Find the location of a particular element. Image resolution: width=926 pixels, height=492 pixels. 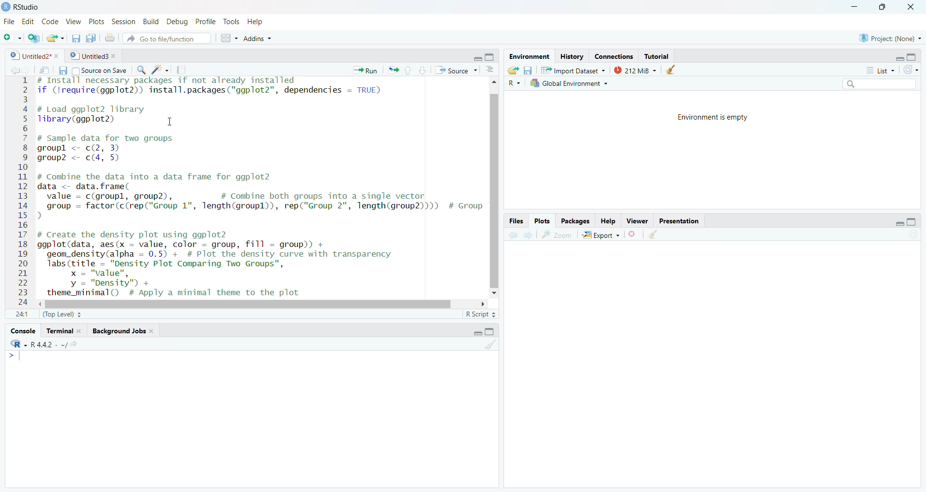

maximize is located at coordinates (493, 332).